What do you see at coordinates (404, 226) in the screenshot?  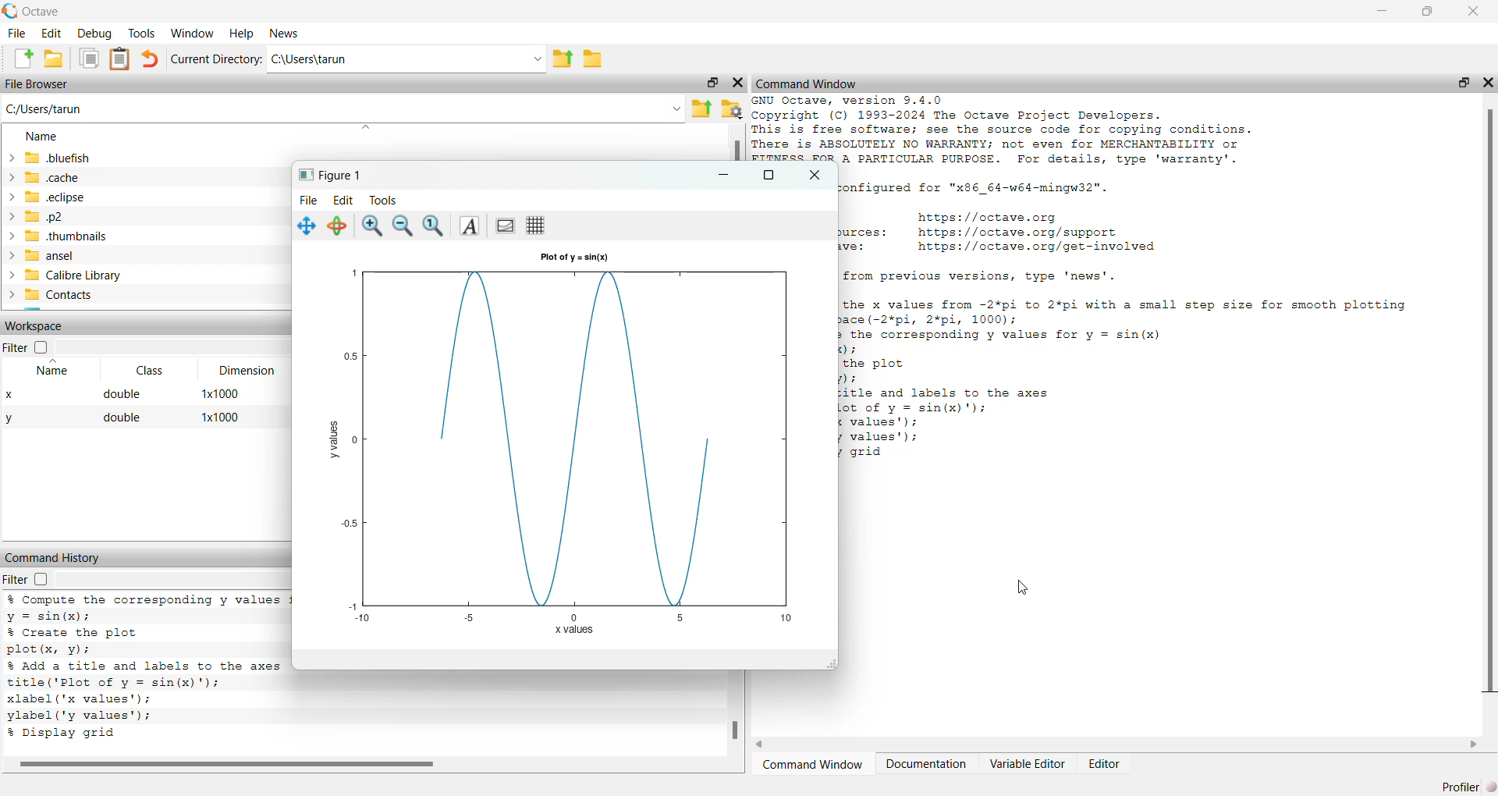 I see `zoom out` at bounding box center [404, 226].